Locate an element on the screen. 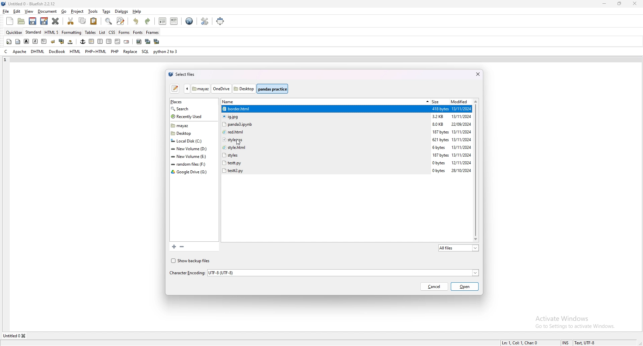  folder is located at coordinates (191, 149).